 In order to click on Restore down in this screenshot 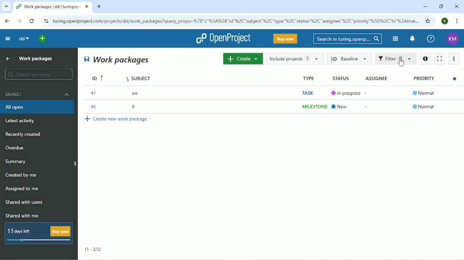, I will do `click(441, 6)`.